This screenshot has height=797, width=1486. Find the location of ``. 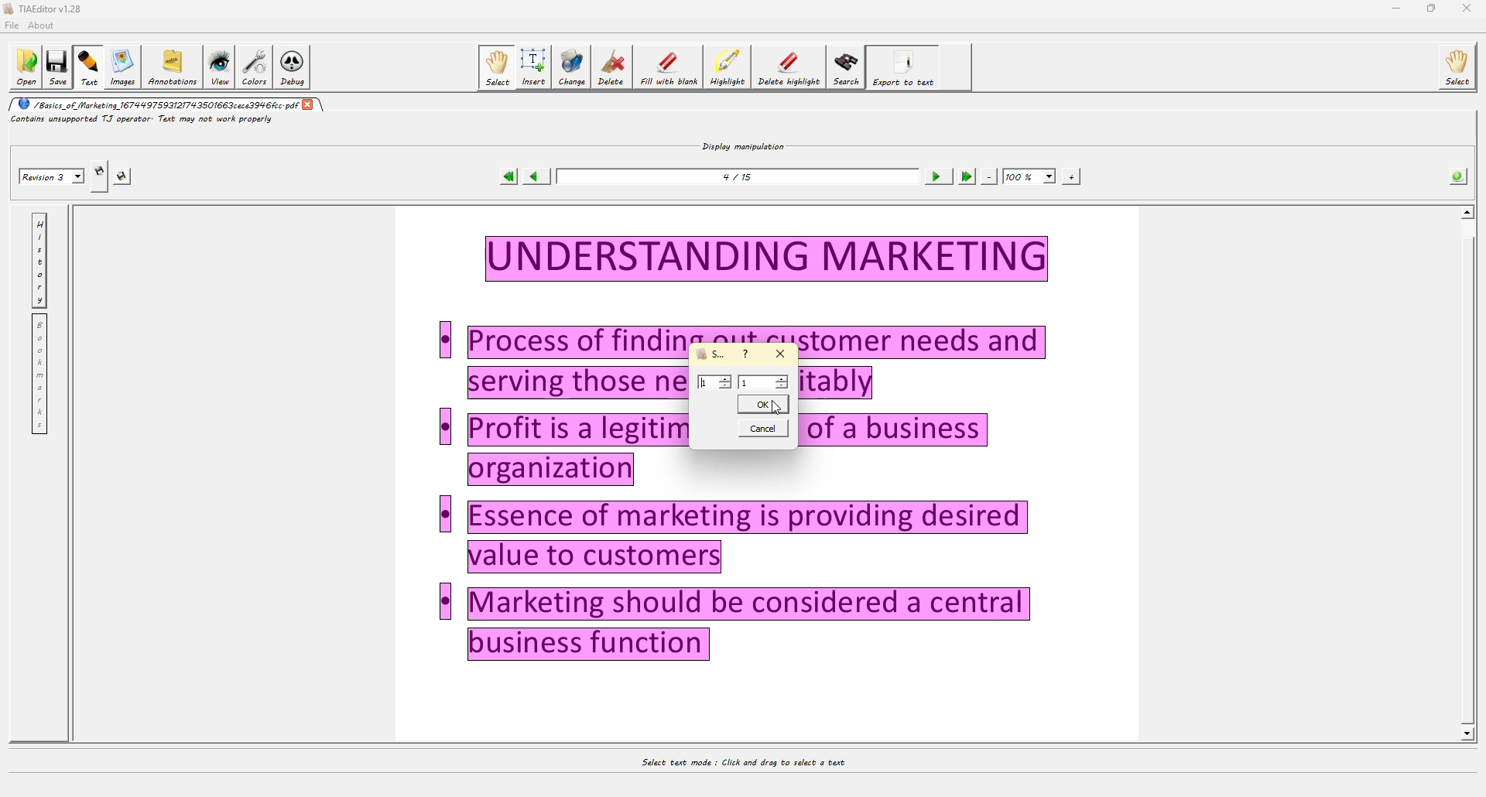

 is located at coordinates (755, 624).